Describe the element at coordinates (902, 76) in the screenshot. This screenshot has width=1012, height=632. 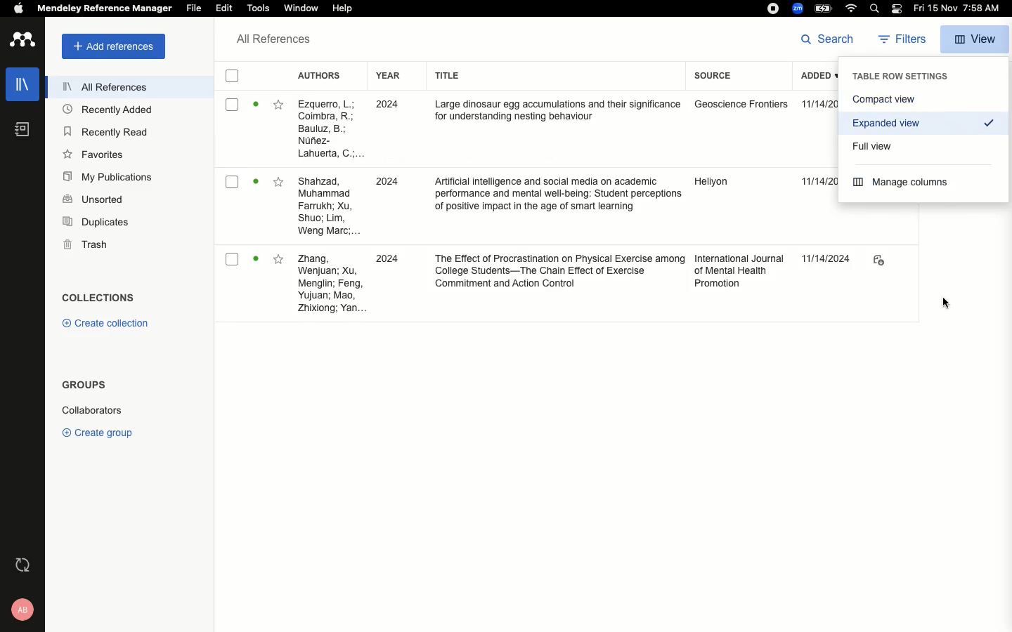
I see `Table row settings` at that location.